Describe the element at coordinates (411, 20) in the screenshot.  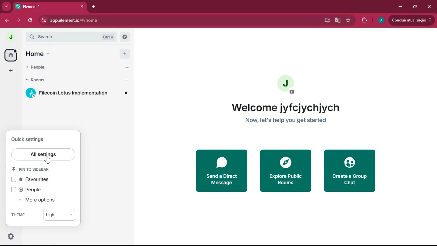
I see `concluir atualizacao` at that location.